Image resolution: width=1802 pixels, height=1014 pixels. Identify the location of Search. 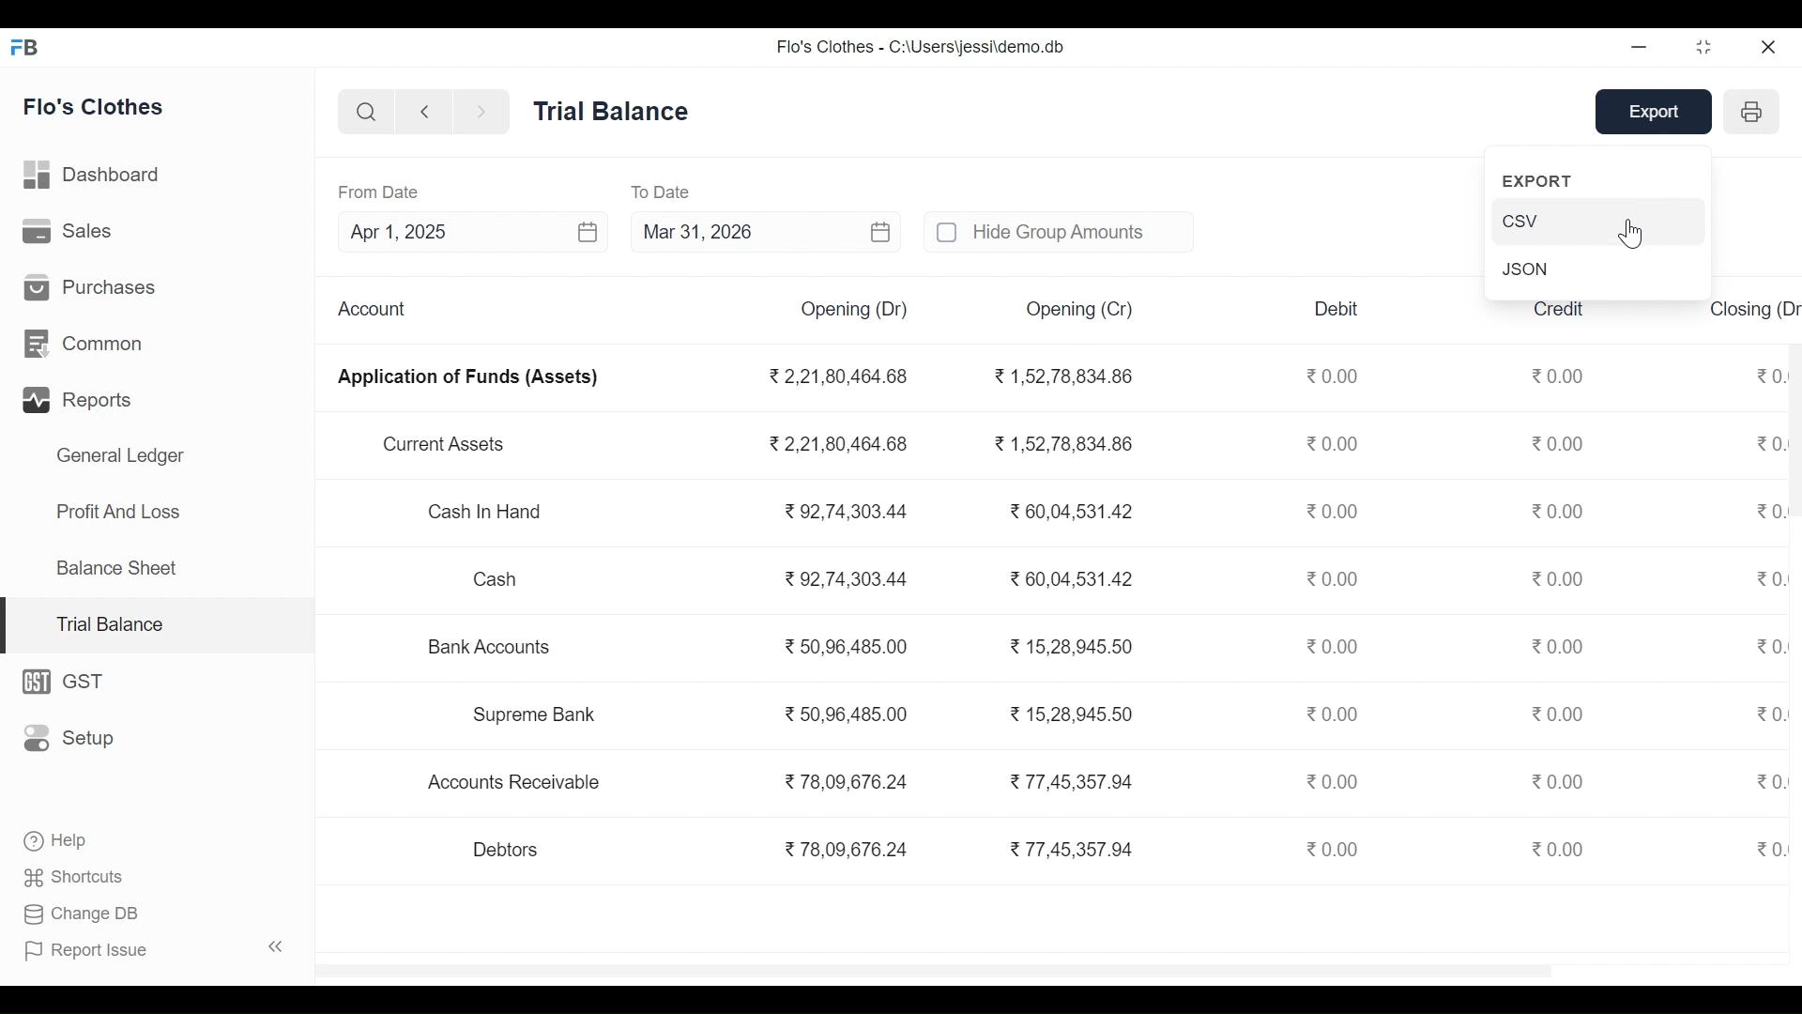
(362, 111).